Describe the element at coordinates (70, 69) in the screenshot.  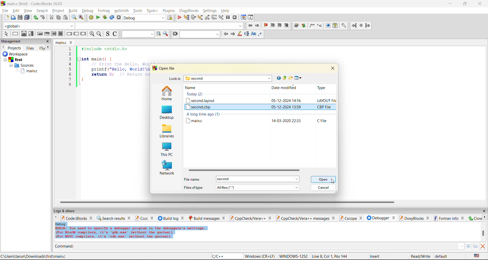
I see `5` at that location.